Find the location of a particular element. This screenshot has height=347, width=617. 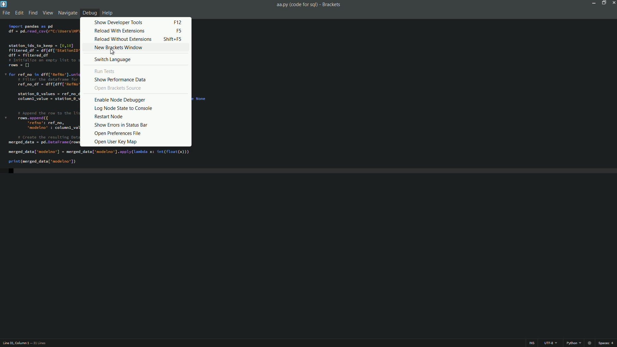

Reload without extensions is located at coordinates (123, 40).